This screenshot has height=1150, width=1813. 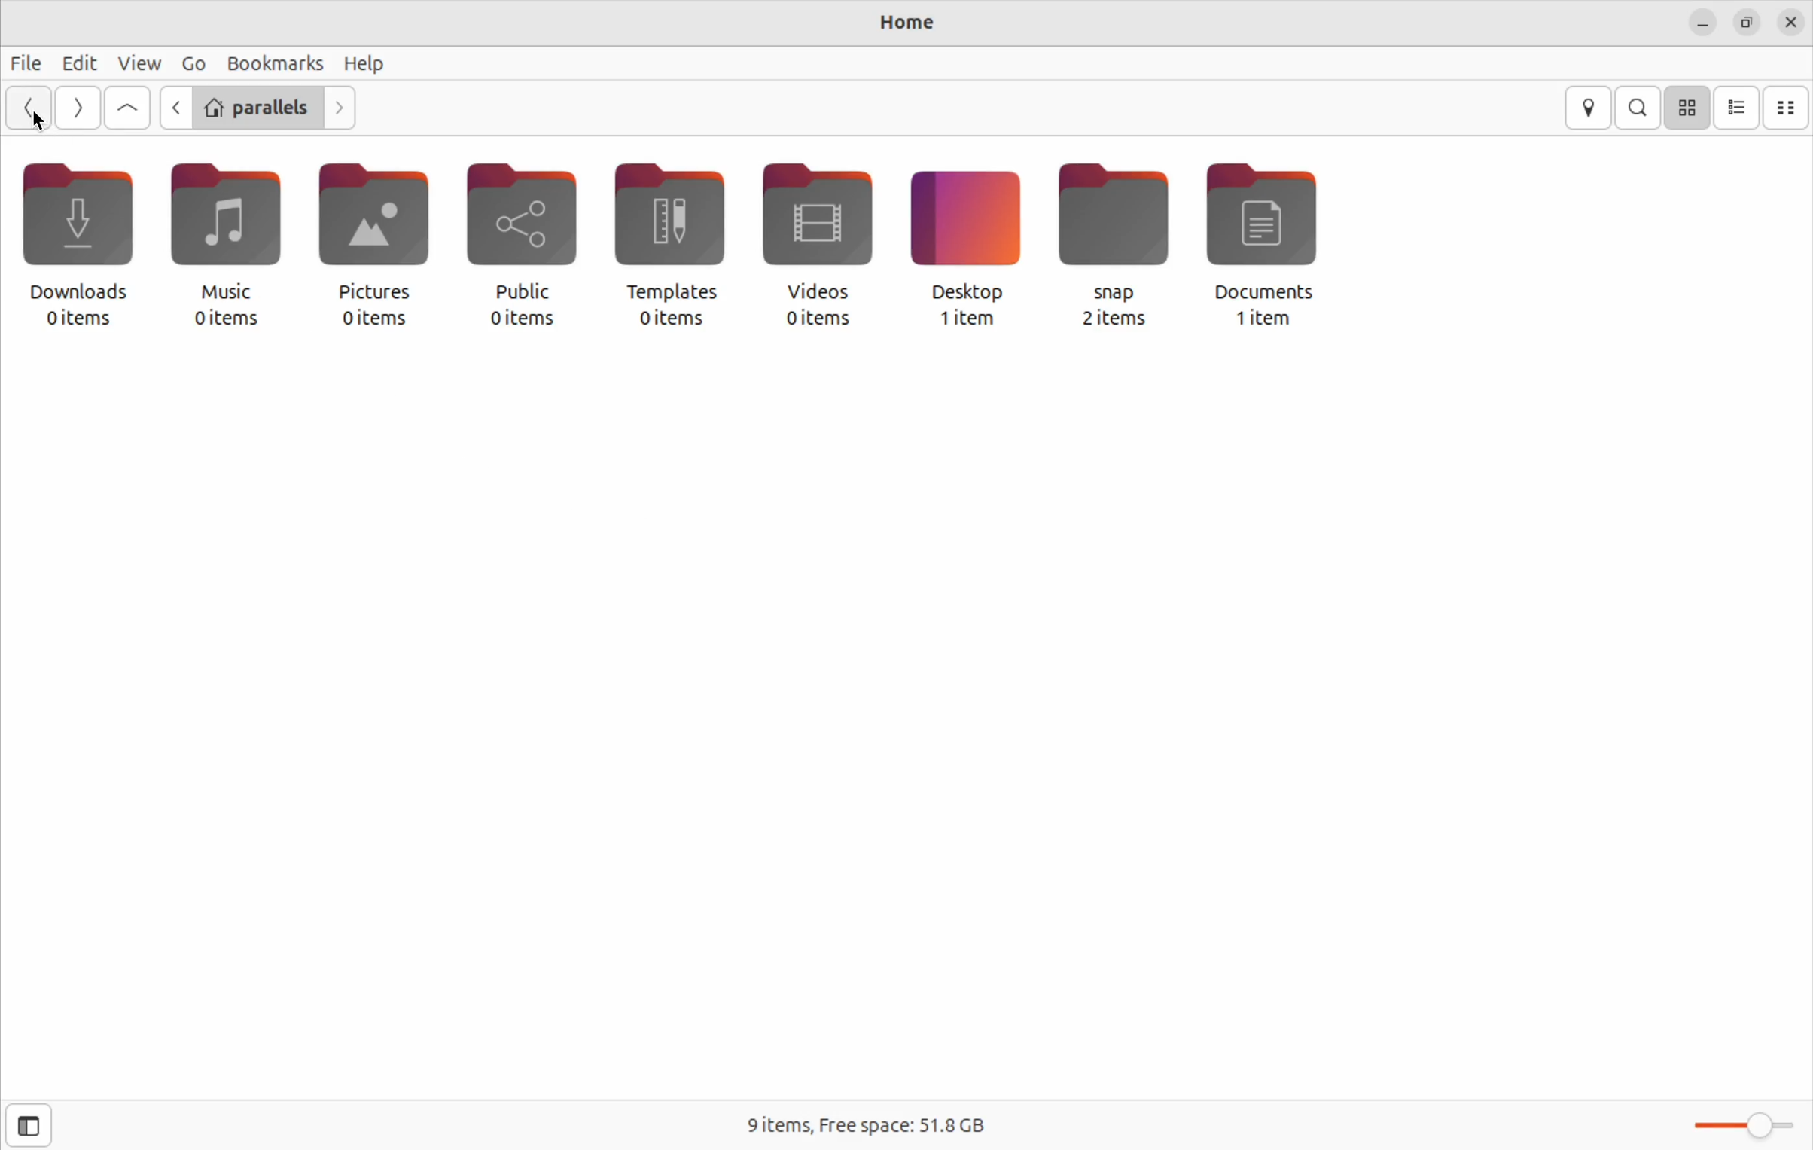 What do you see at coordinates (340, 107) in the screenshot?
I see `next` at bounding box center [340, 107].